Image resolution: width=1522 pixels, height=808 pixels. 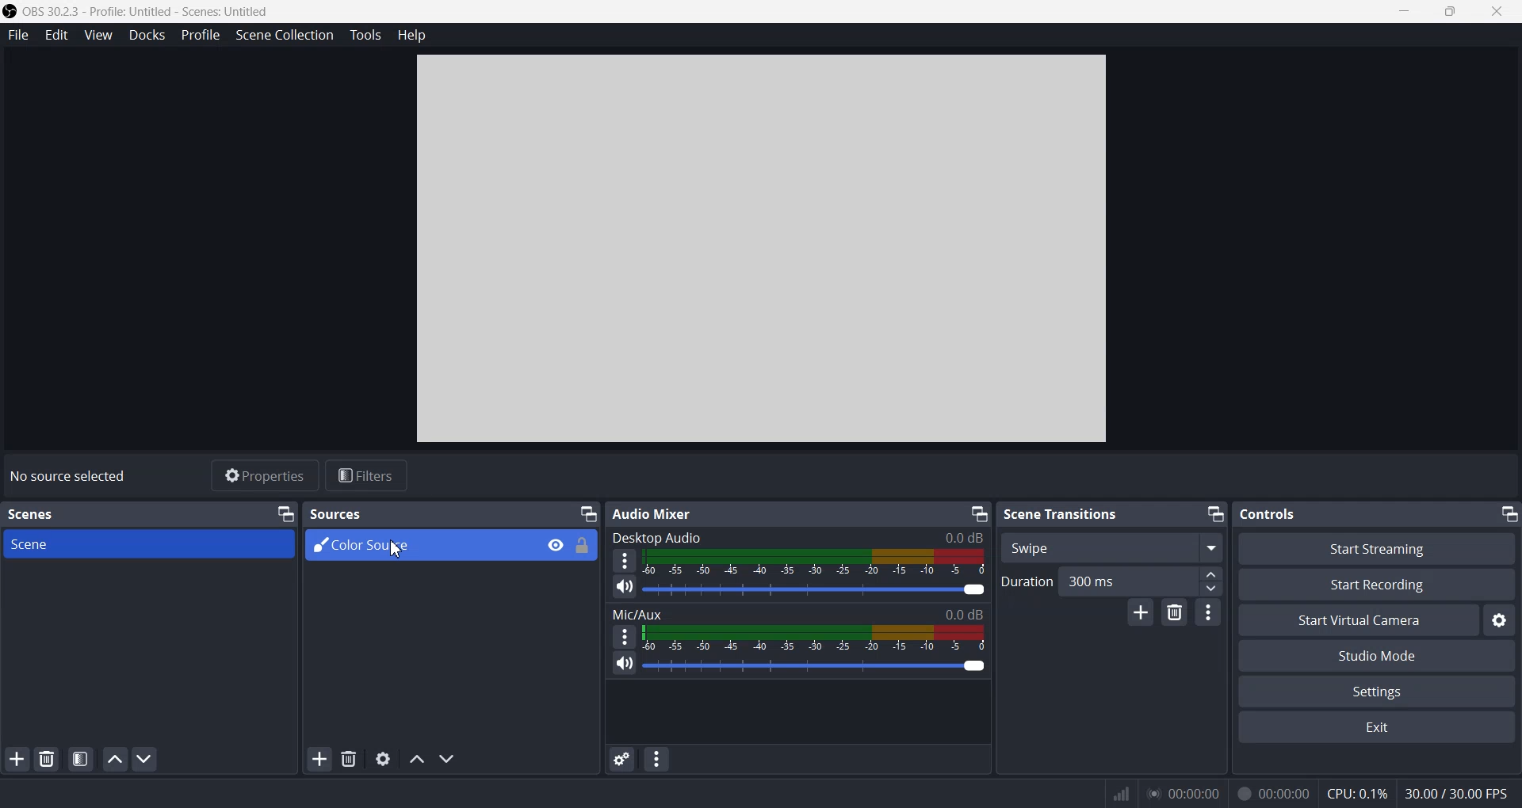 What do you see at coordinates (368, 476) in the screenshot?
I see `Filters` at bounding box center [368, 476].